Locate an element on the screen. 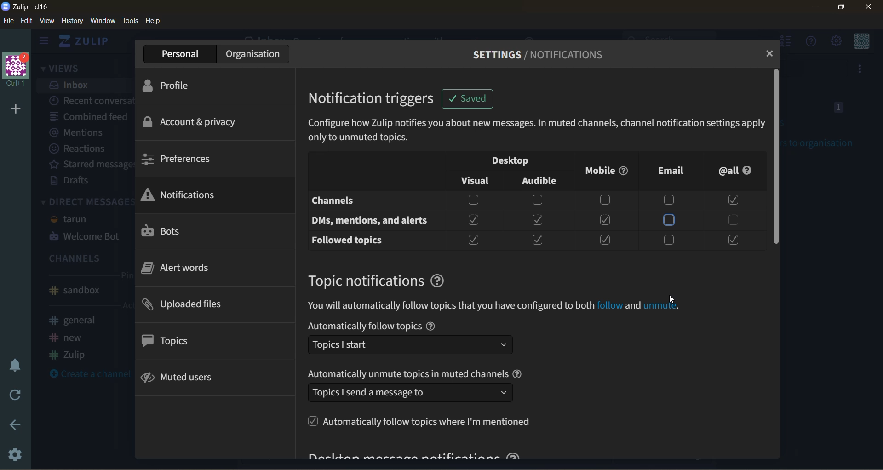 Image resolution: width=883 pixels, height=470 pixels. checkbox is located at coordinates (672, 240).